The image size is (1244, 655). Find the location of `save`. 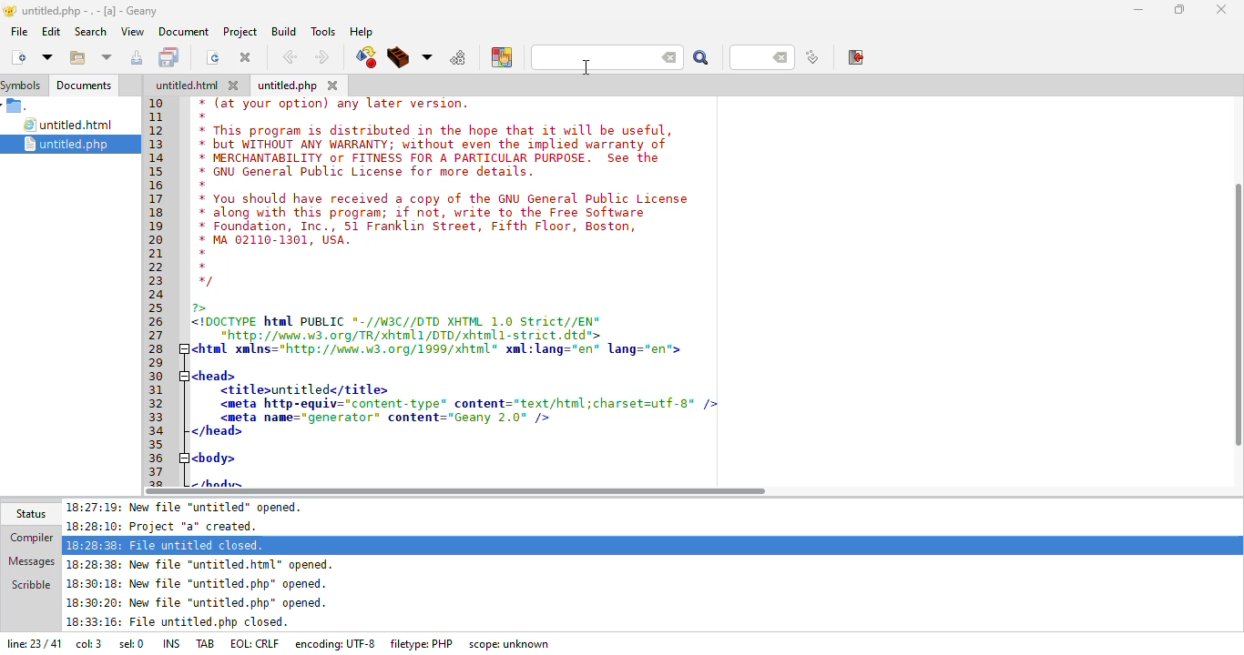

save is located at coordinates (171, 57).